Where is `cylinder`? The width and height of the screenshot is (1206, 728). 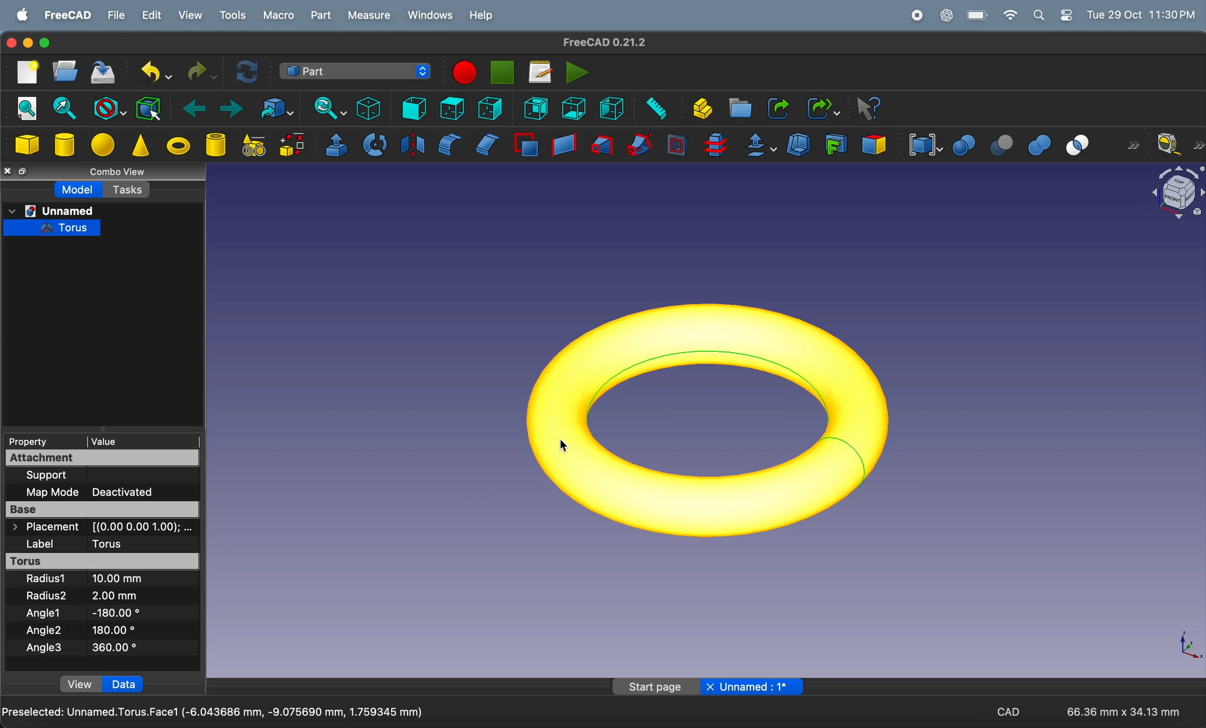
cylinder is located at coordinates (217, 146).